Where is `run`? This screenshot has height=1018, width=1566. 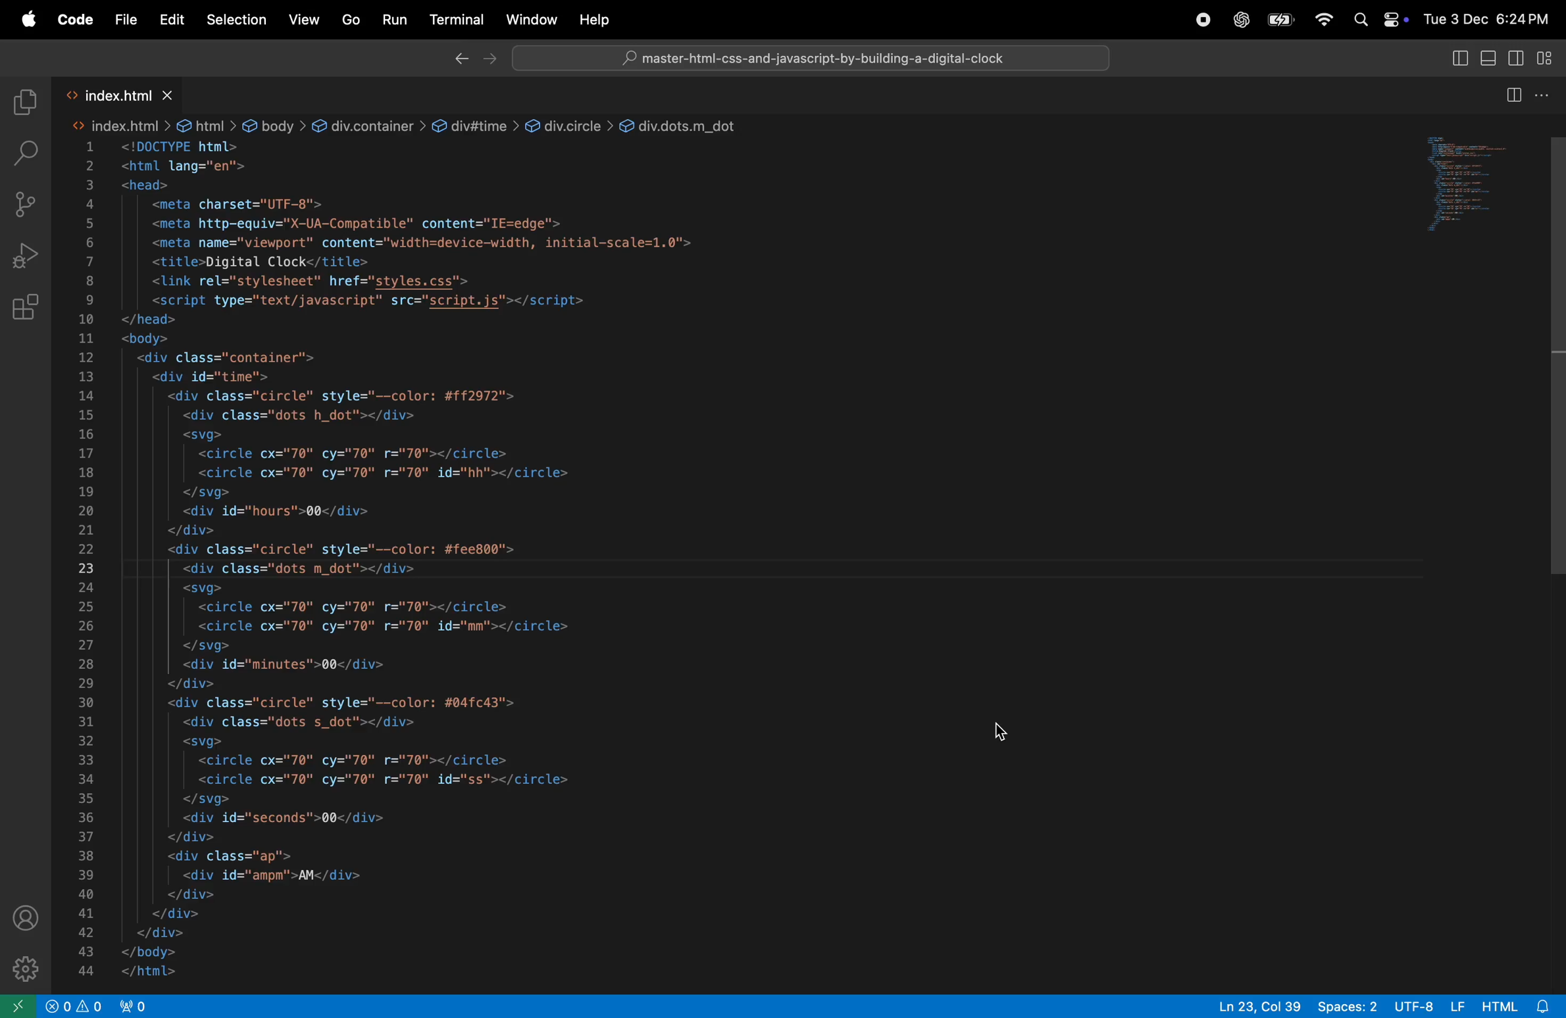
run is located at coordinates (395, 19).